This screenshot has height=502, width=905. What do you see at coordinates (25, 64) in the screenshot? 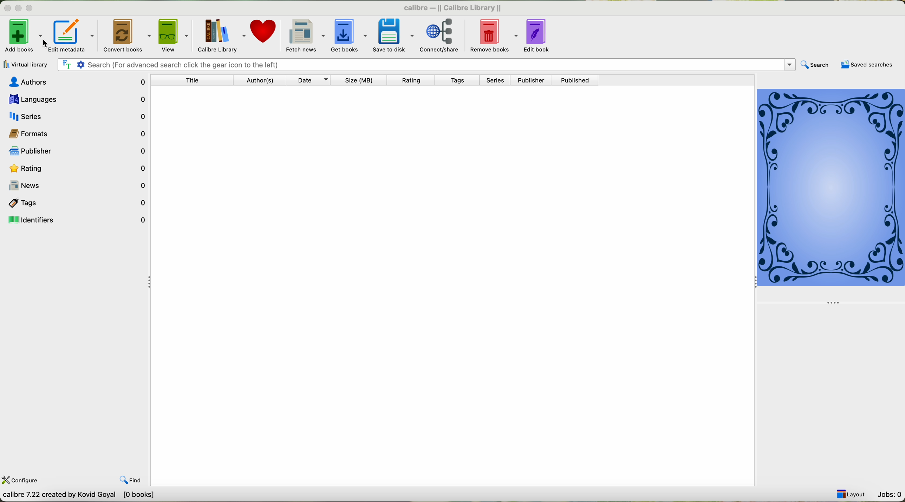
I see `virtual library` at bounding box center [25, 64].